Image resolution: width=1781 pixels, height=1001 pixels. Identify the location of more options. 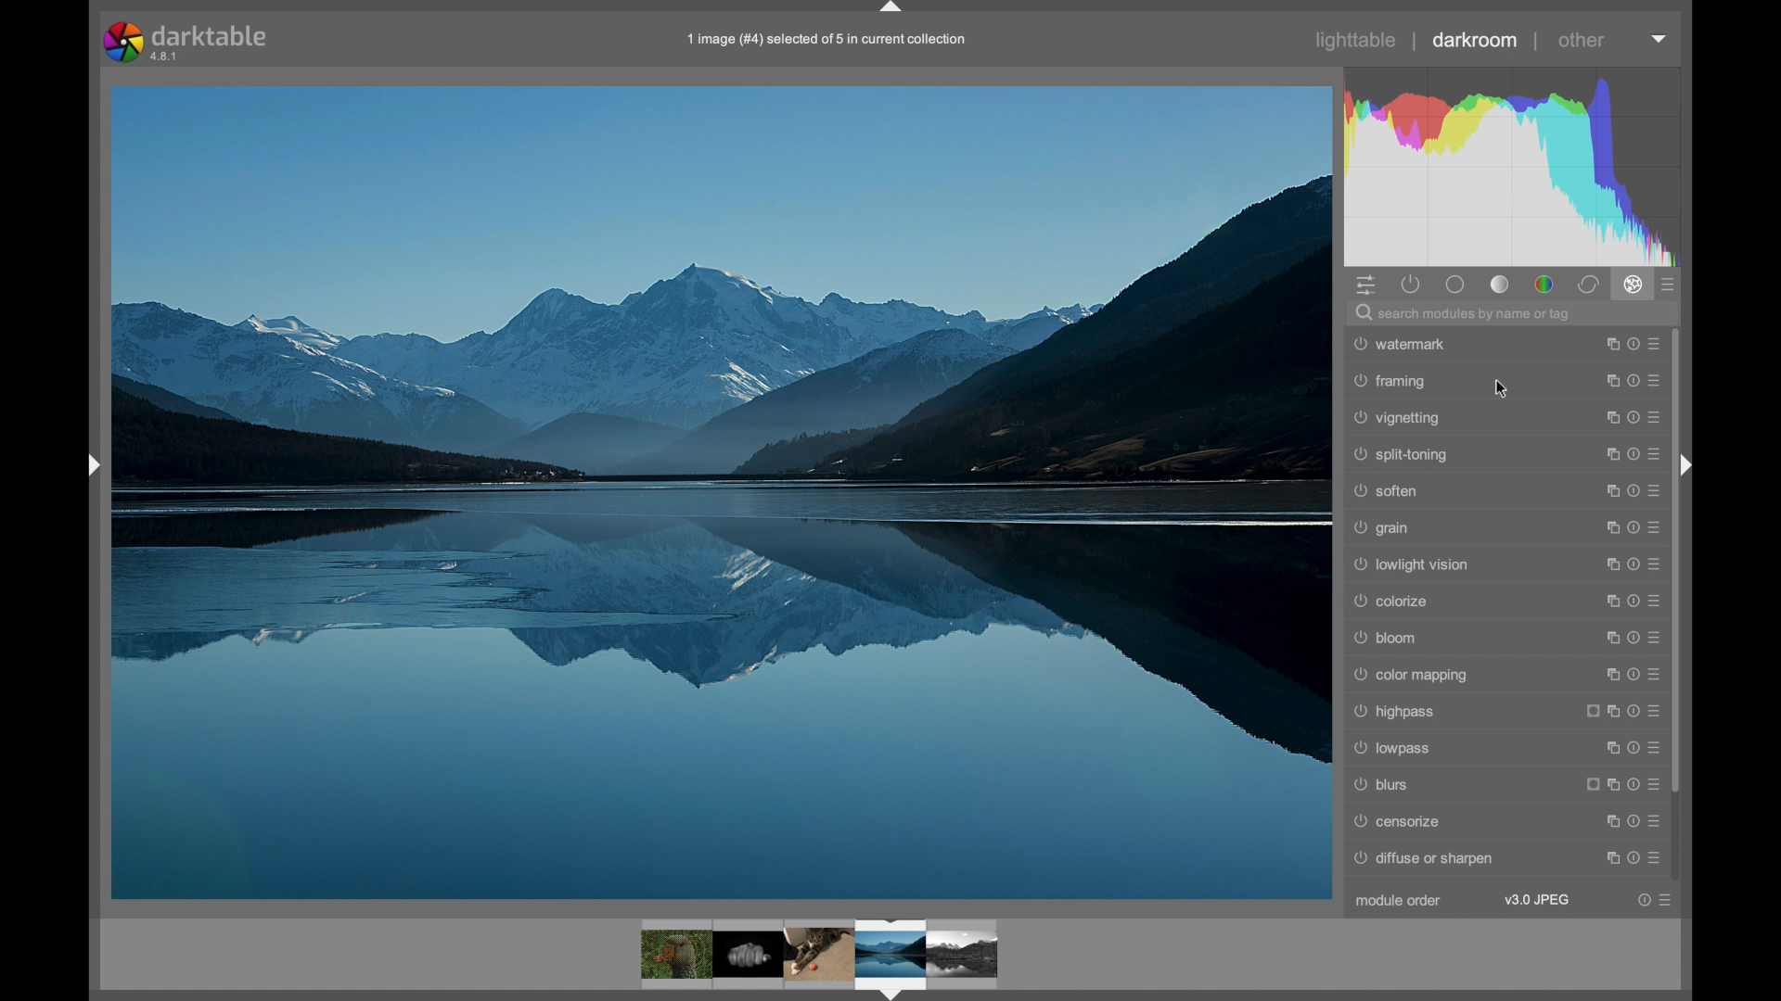
(1633, 343).